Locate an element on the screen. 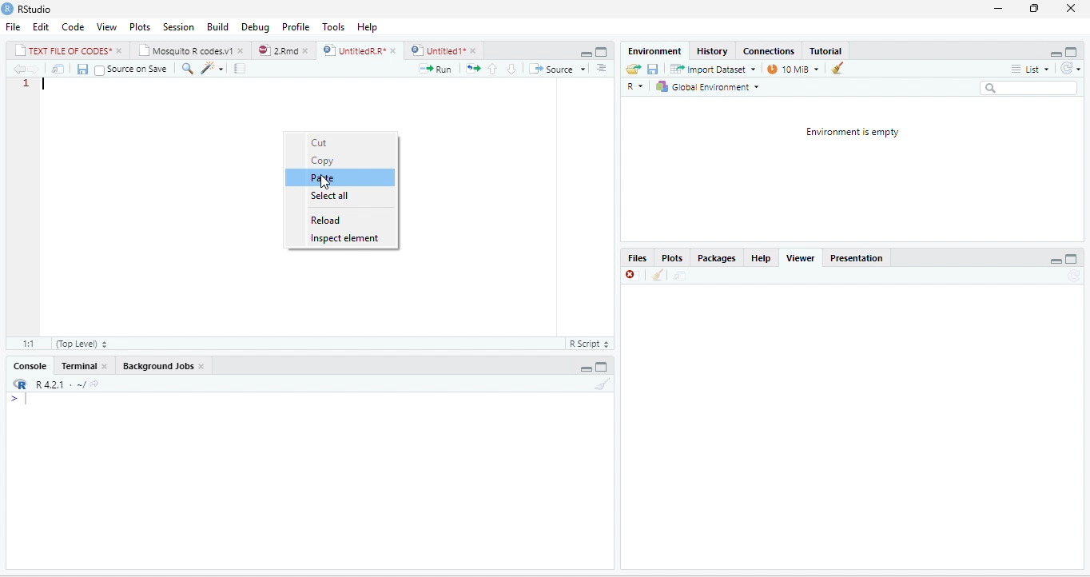  View is located at coordinates (107, 26).